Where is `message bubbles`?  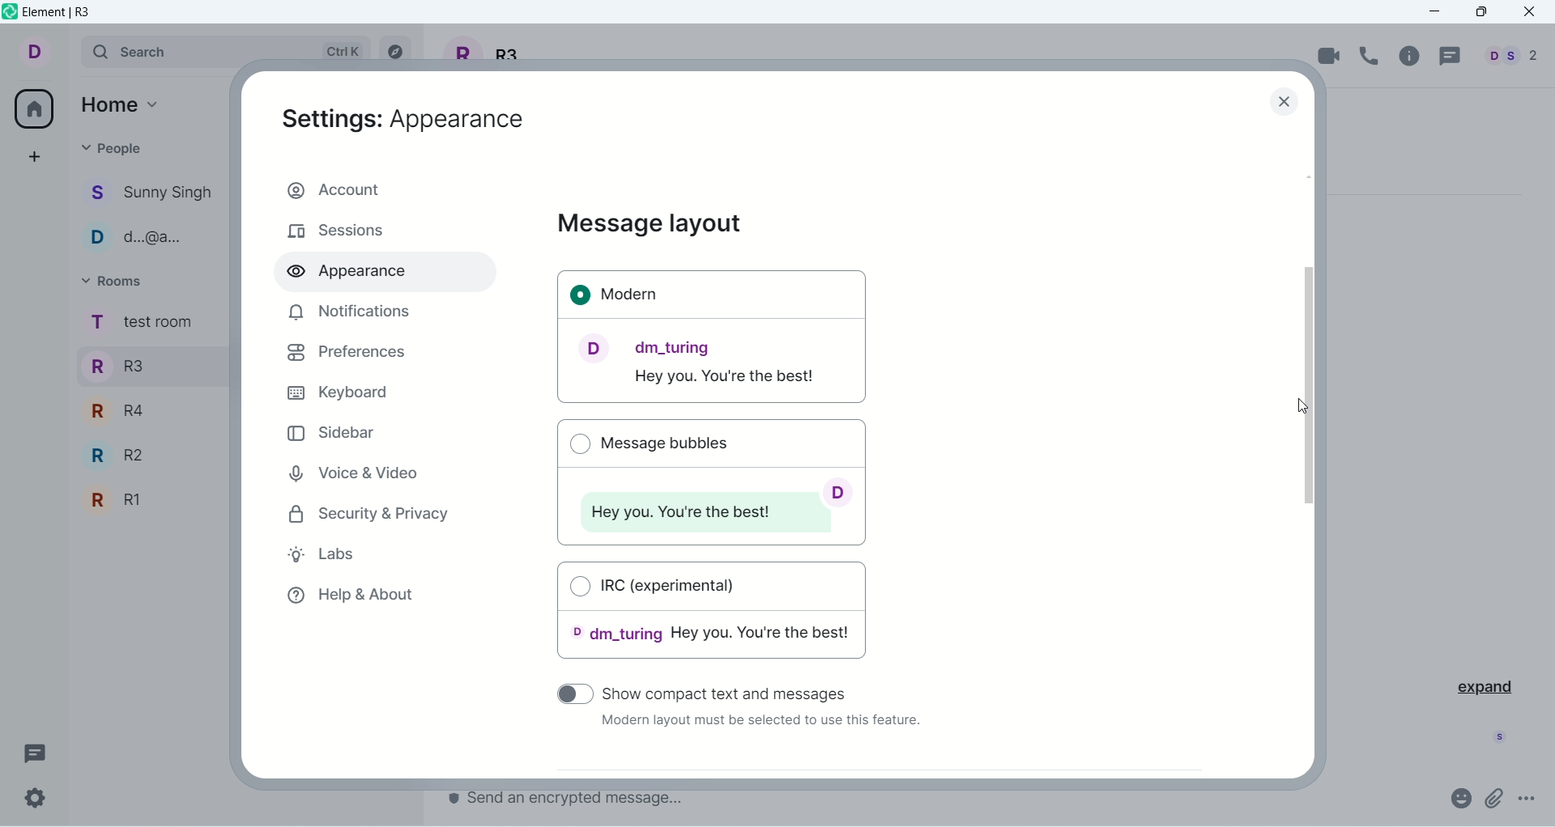 message bubbles is located at coordinates (709, 479).